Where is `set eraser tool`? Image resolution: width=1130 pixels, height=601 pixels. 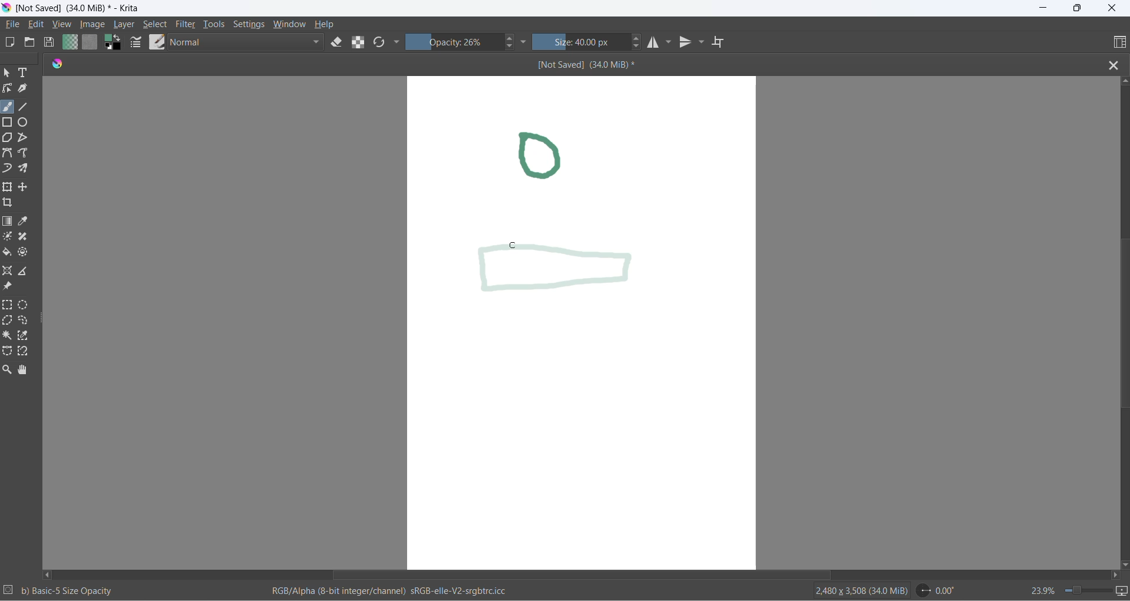
set eraser tool is located at coordinates (337, 42).